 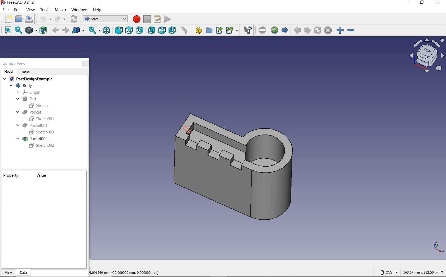 What do you see at coordinates (262, 31) in the screenshot?
I see `set URL` at bounding box center [262, 31].